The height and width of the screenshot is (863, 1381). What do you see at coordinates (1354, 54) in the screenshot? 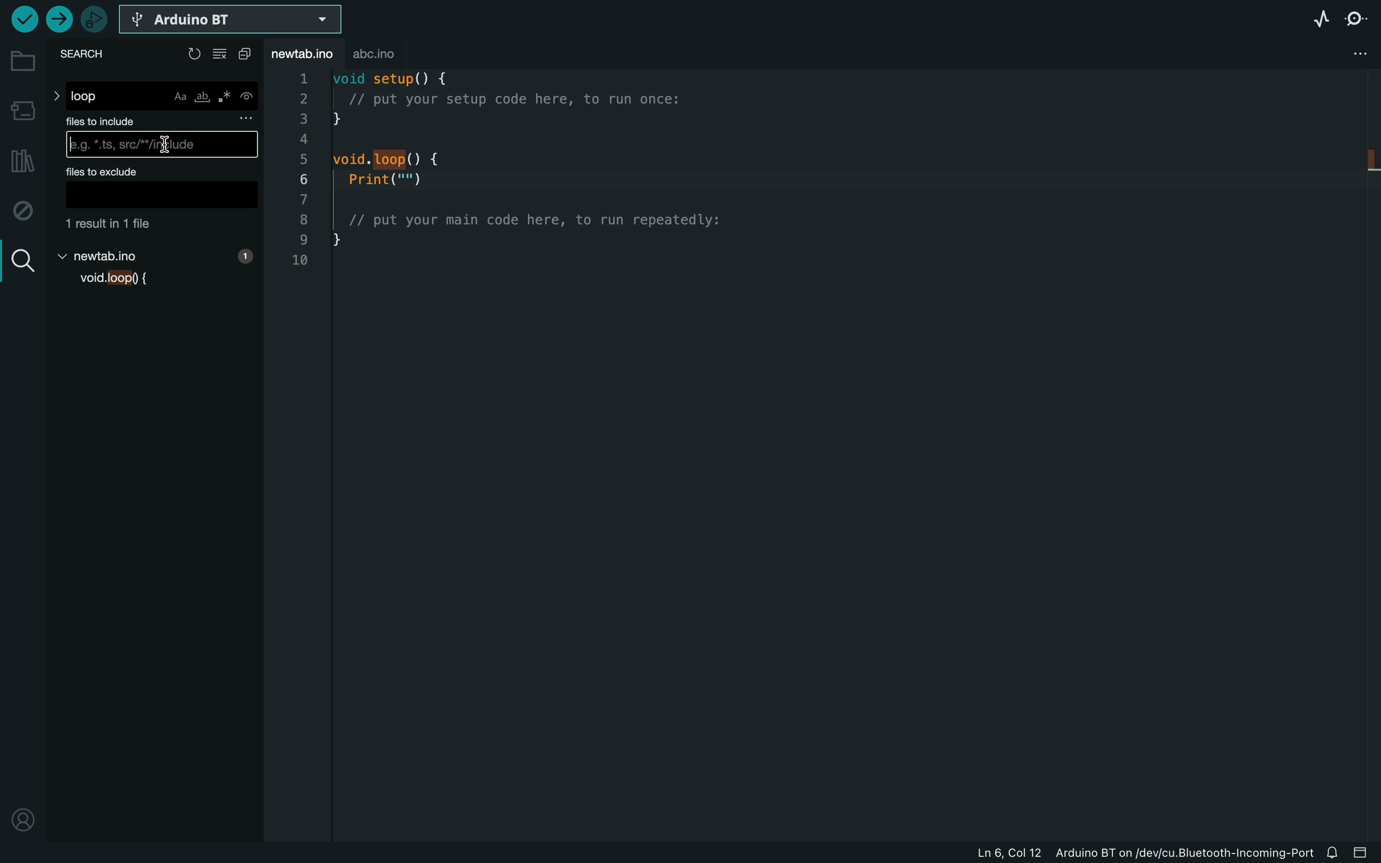
I see `file setting` at bounding box center [1354, 54].